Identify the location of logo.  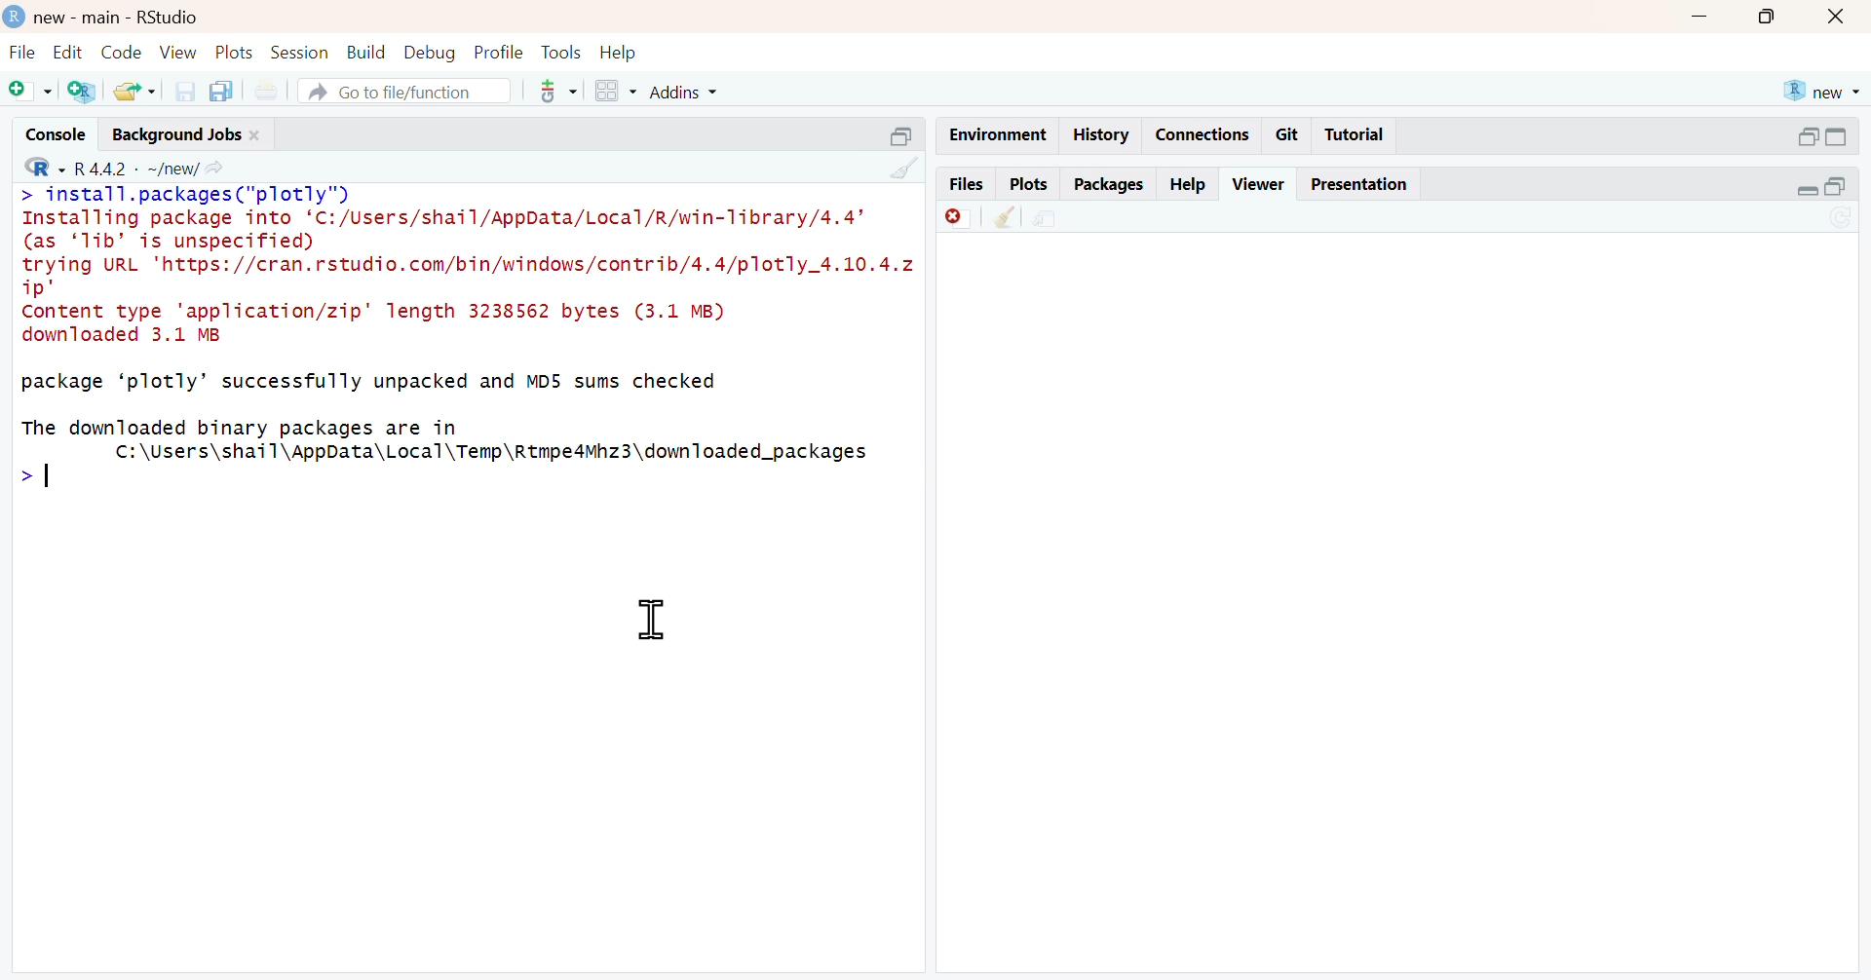
(12, 15).